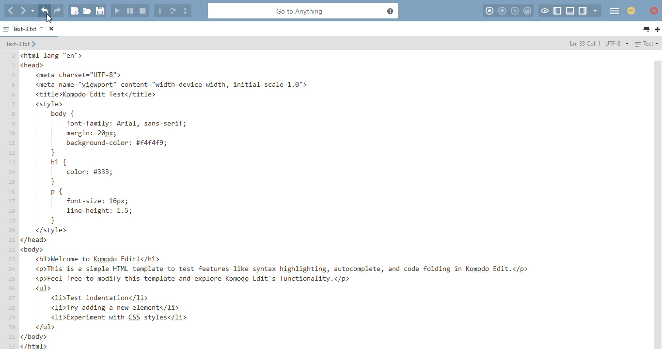  Describe the element at coordinates (655, 11) in the screenshot. I see `close` at that location.